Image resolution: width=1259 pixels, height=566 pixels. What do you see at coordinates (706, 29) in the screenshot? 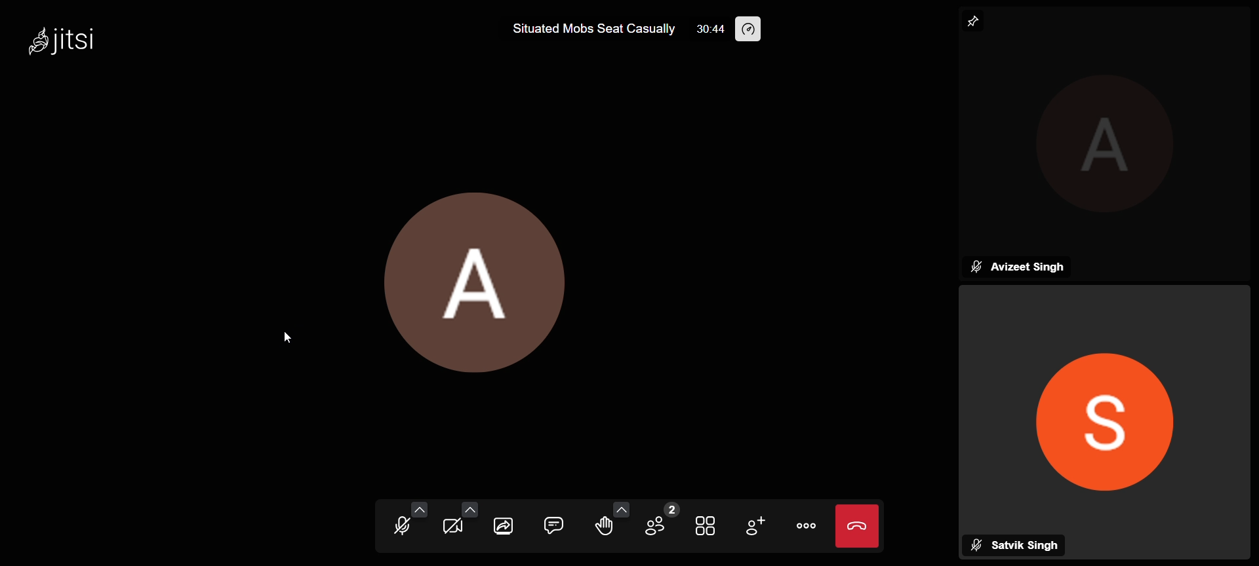
I see `30:44` at bounding box center [706, 29].